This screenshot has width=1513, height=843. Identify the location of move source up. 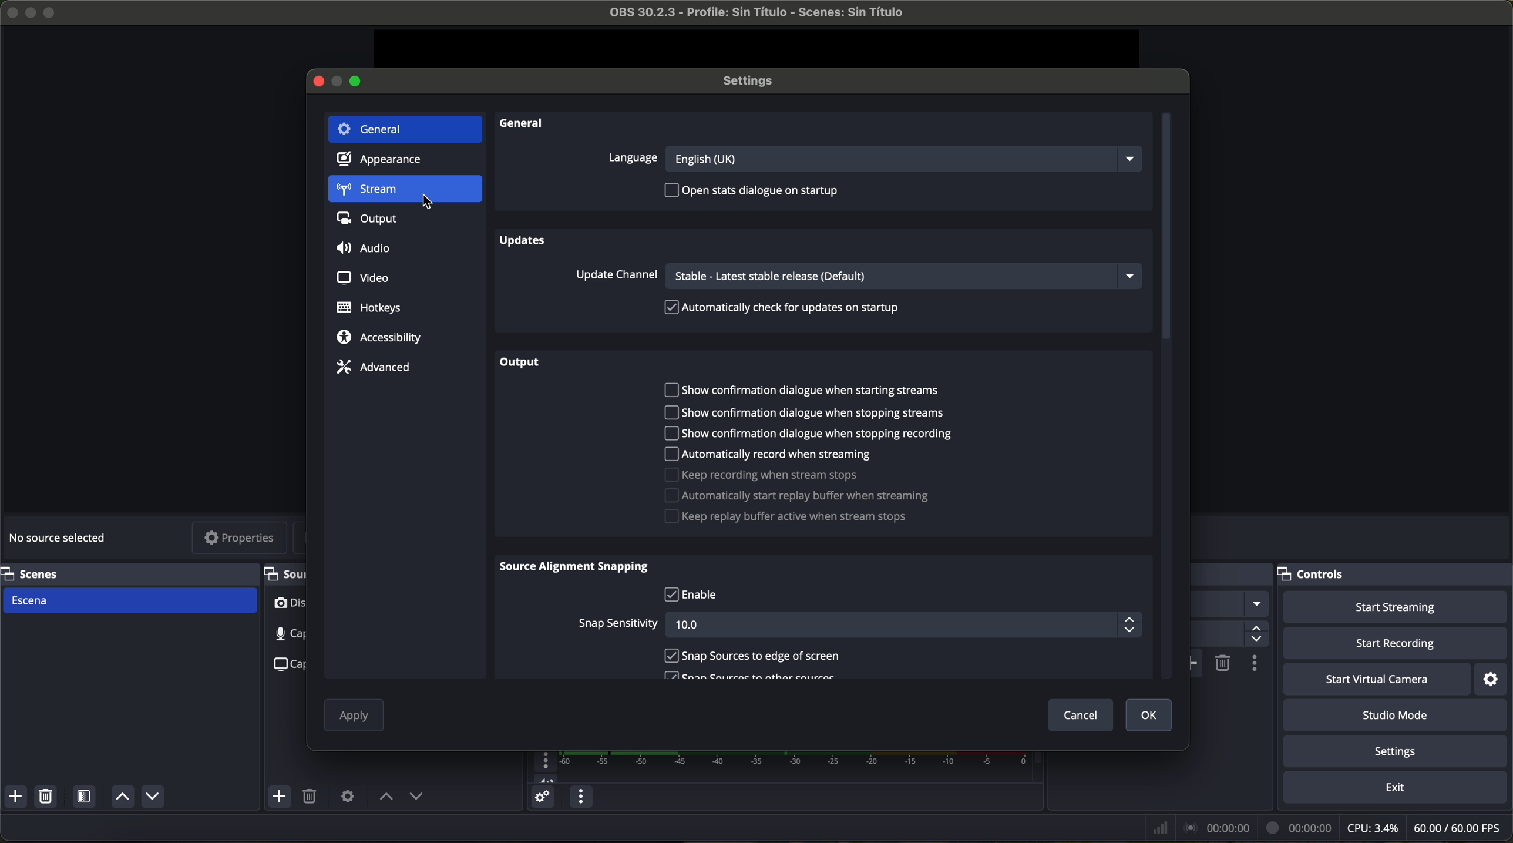
(386, 797).